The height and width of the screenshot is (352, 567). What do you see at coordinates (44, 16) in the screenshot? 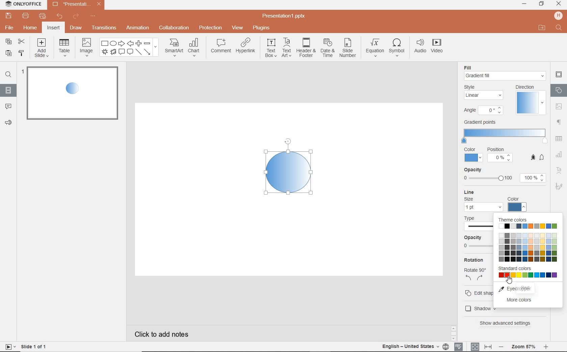
I see `quick print` at bounding box center [44, 16].